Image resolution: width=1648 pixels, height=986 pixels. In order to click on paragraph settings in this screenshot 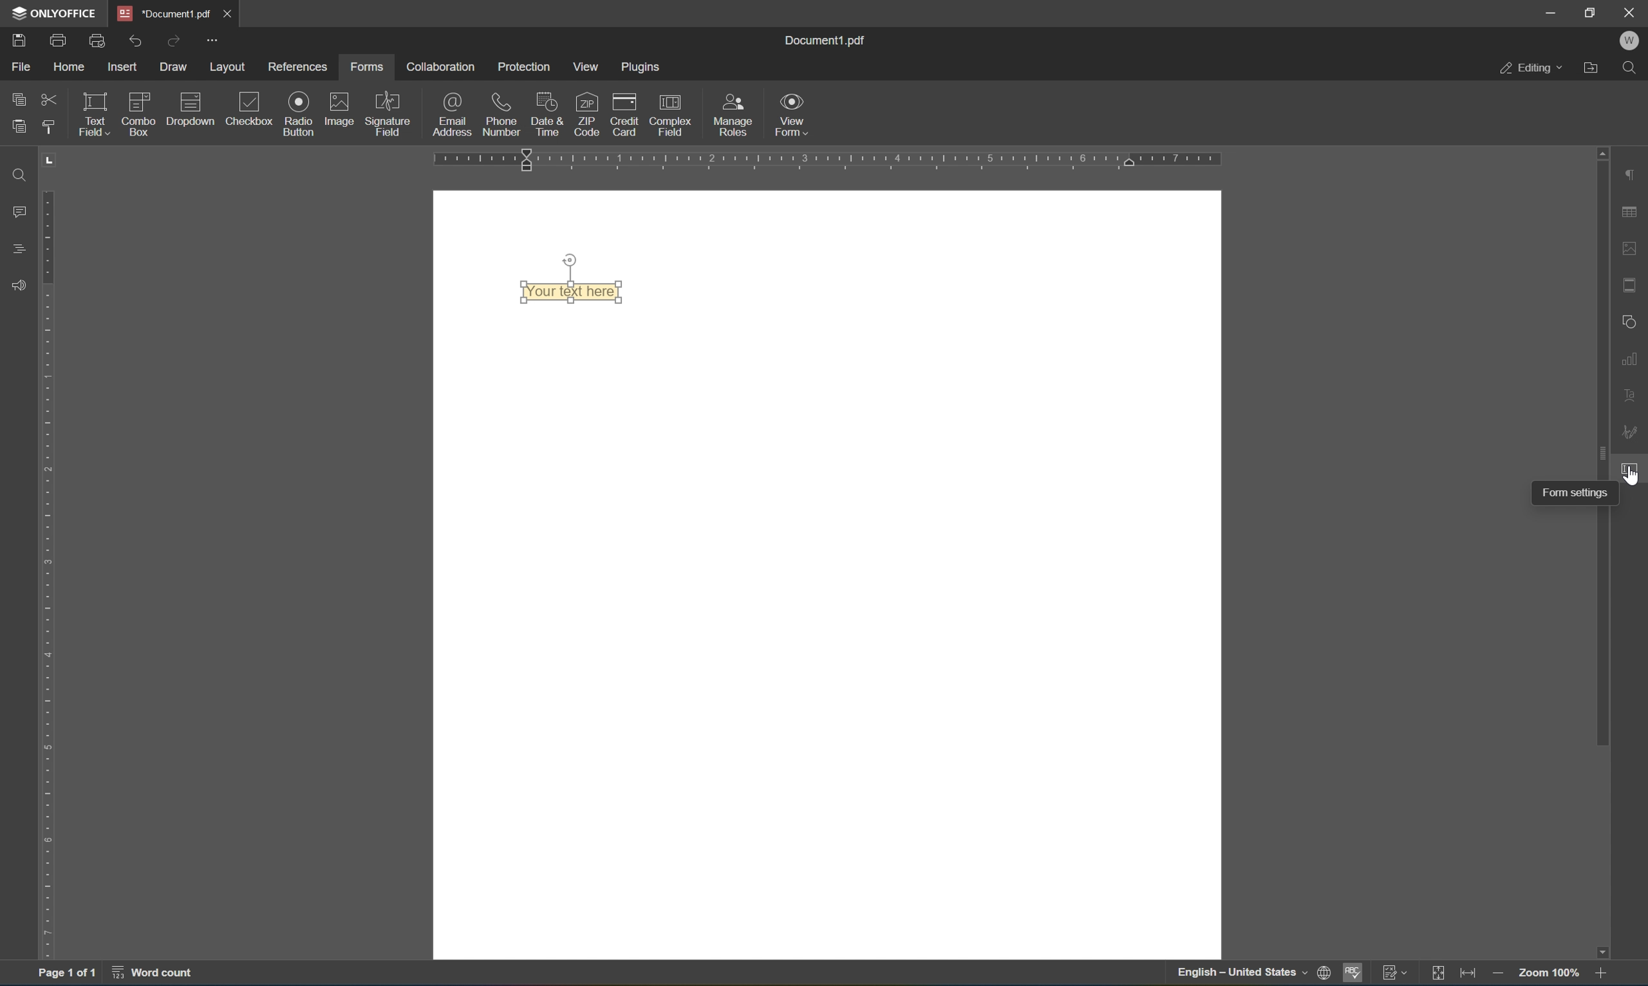, I will do `click(1633, 175)`.